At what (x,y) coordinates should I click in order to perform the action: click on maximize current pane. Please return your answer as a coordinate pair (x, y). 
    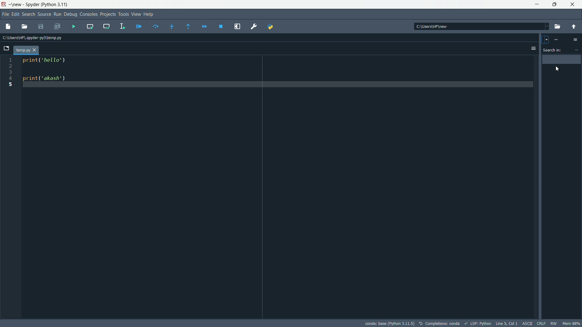
    Looking at the image, I should click on (237, 26).